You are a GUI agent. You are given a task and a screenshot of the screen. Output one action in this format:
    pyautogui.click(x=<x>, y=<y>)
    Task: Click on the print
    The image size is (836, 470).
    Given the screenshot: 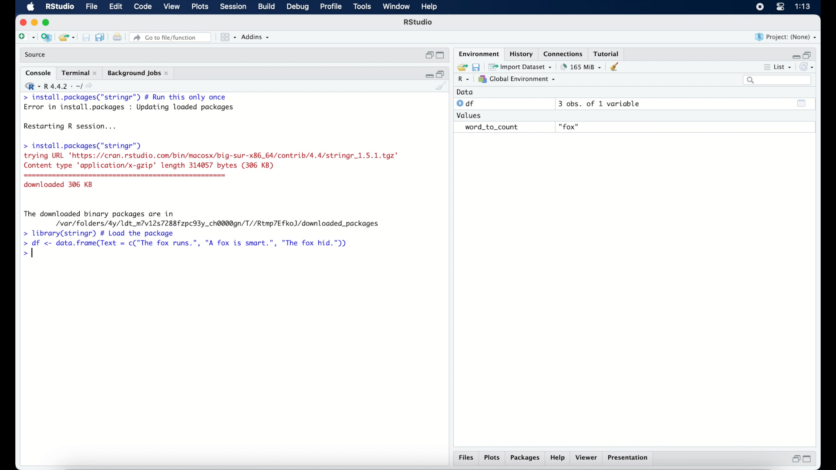 What is the action you would take?
    pyautogui.click(x=117, y=38)
    